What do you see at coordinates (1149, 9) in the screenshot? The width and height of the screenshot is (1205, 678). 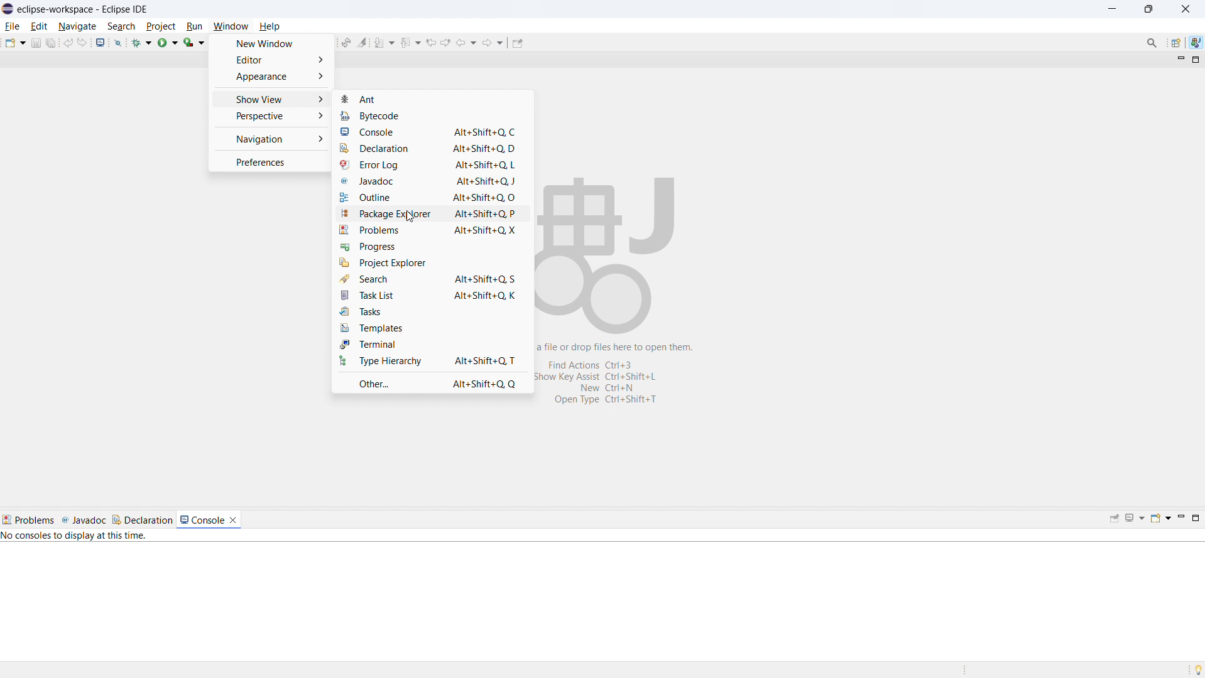 I see `maximize` at bounding box center [1149, 9].